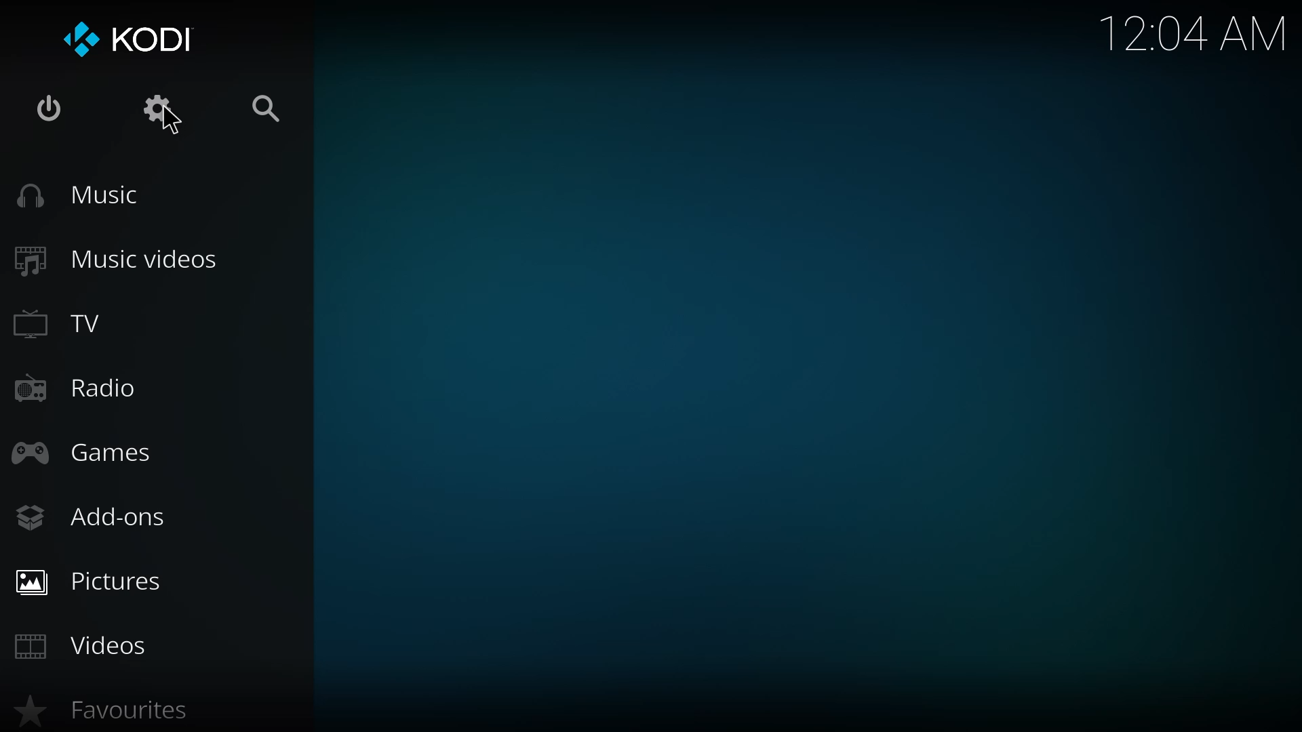 The image size is (1302, 732). Describe the element at coordinates (132, 39) in the screenshot. I see `kodi` at that location.